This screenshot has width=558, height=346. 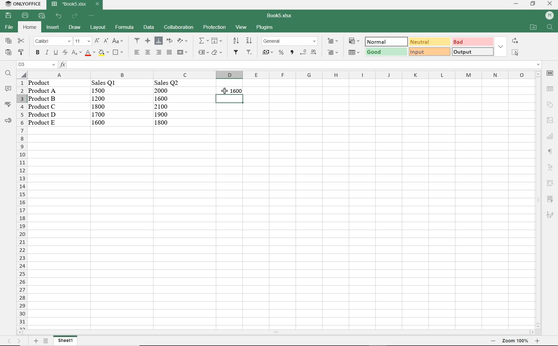 What do you see at coordinates (237, 52) in the screenshot?
I see `filter` at bounding box center [237, 52].